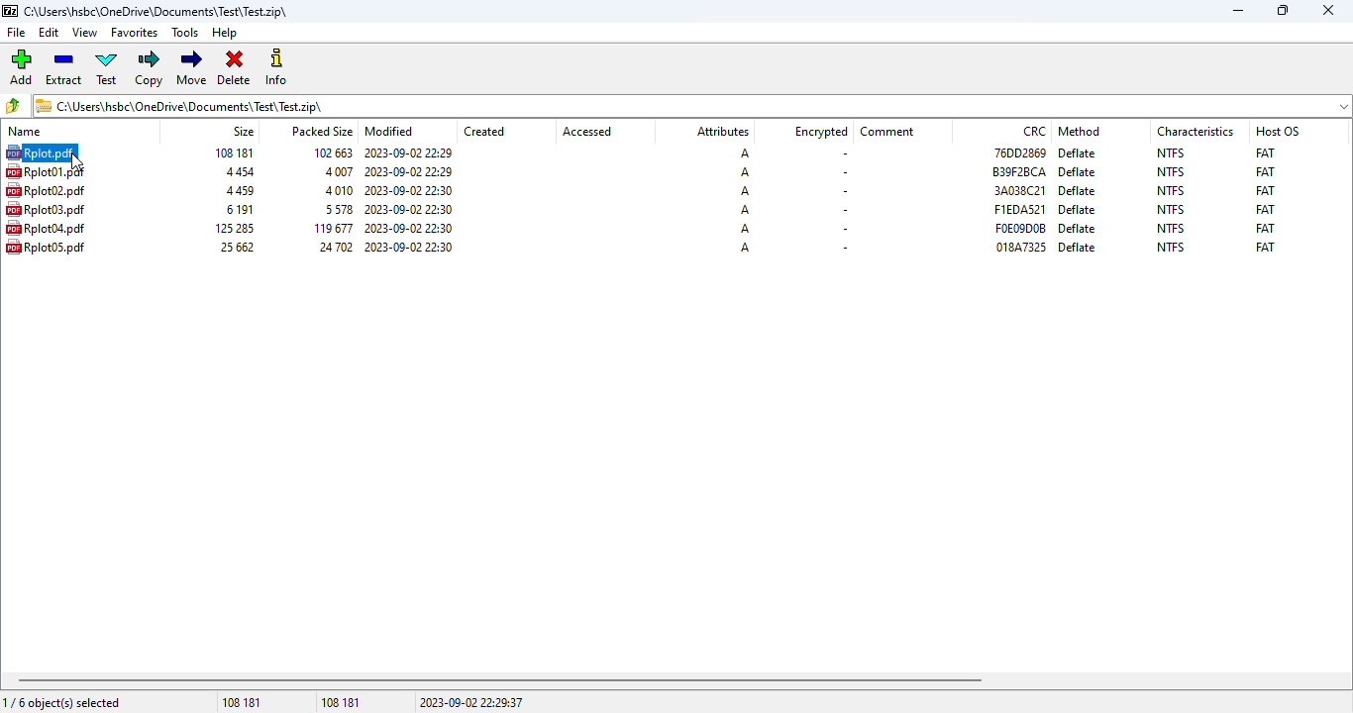 The width and height of the screenshot is (1353, 713). I want to click on FAT, so click(1265, 247).